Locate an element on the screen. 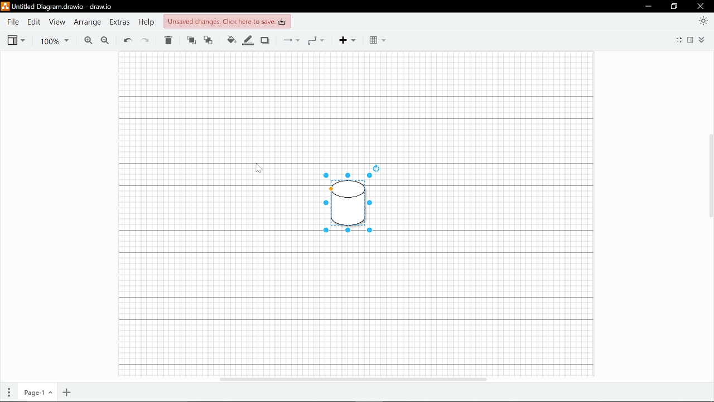 Image resolution: width=714 pixels, height=402 pixels. Delete is located at coordinates (168, 41).